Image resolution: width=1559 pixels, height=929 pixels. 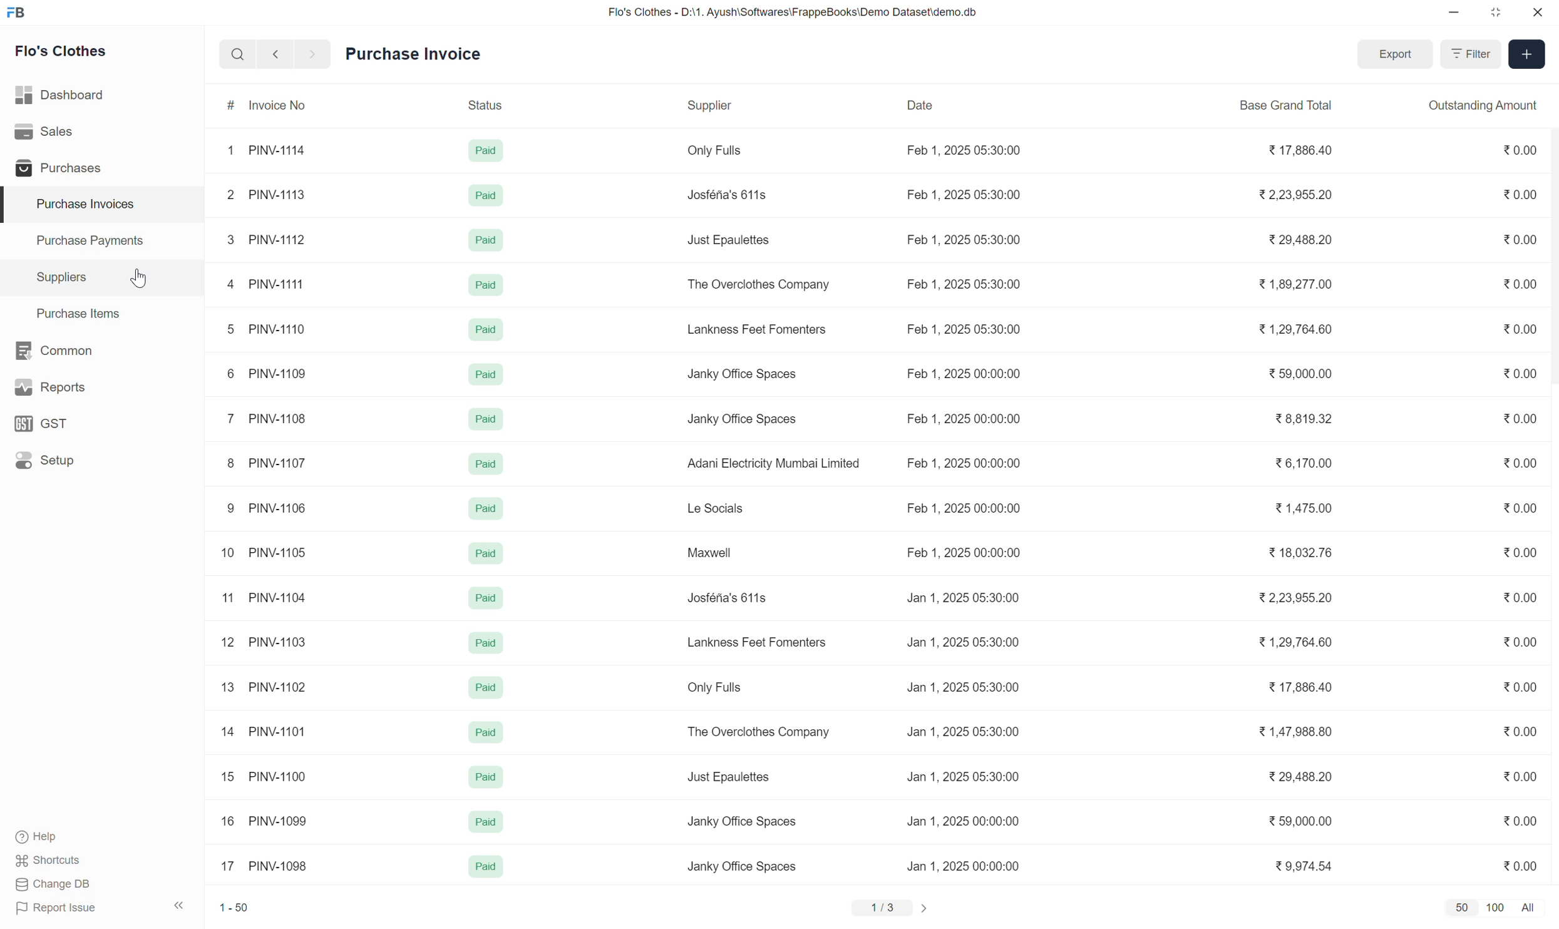 I want to click on Lankness Feet Fomenters, so click(x=758, y=329).